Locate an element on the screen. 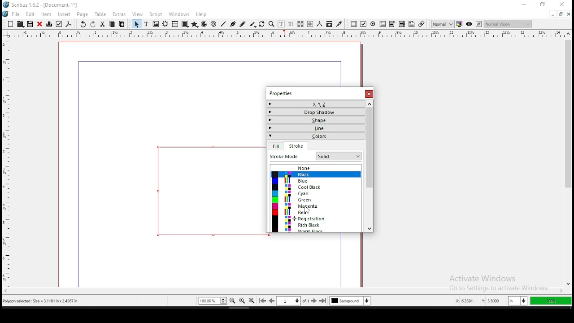 The height and width of the screenshot is (323, 574). Cursor is located at coordinates (307, 210).